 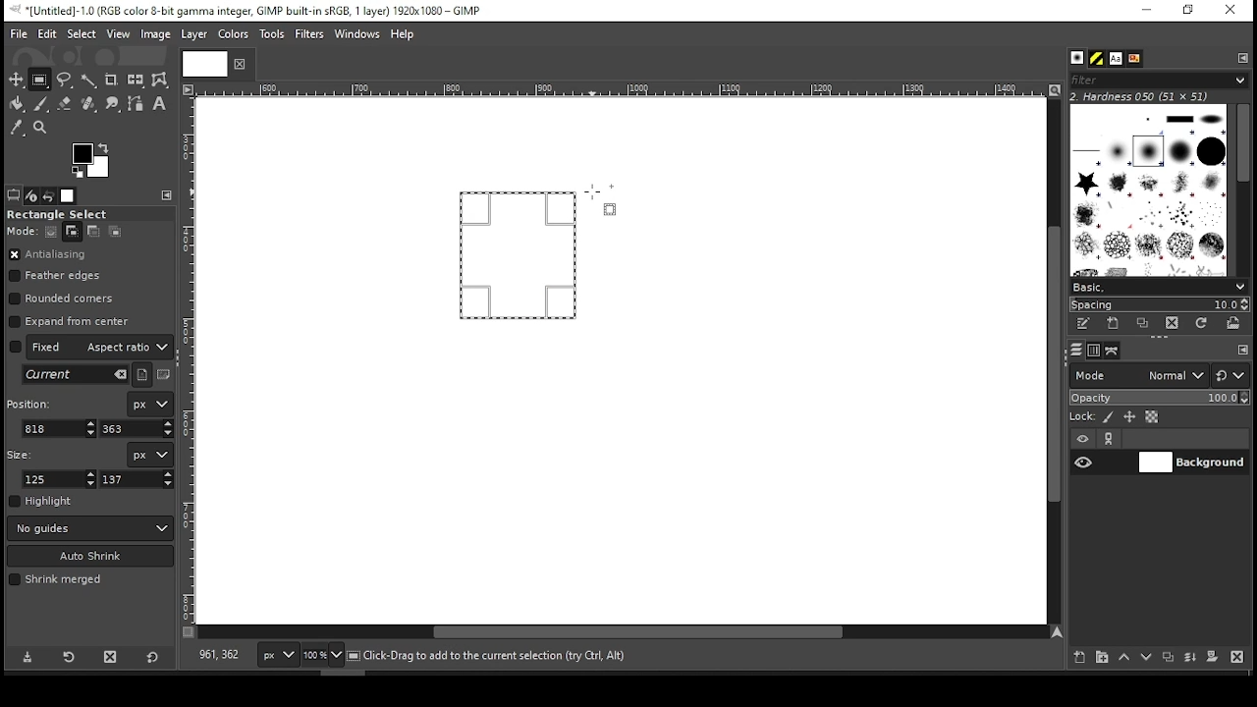 What do you see at coordinates (81, 32) in the screenshot?
I see `select` at bounding box center [81, 32].